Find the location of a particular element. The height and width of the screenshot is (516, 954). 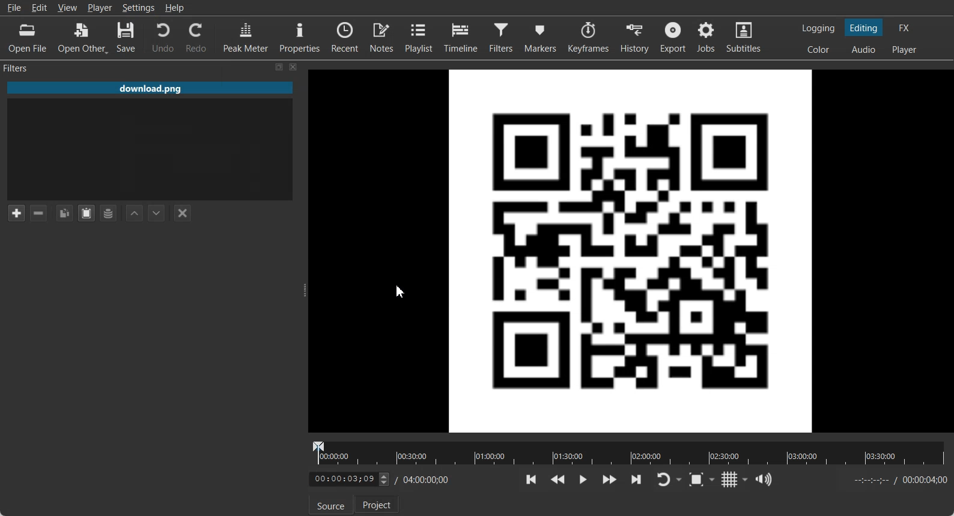

Switch to the Player only layout is located at coordinates (905, 50).